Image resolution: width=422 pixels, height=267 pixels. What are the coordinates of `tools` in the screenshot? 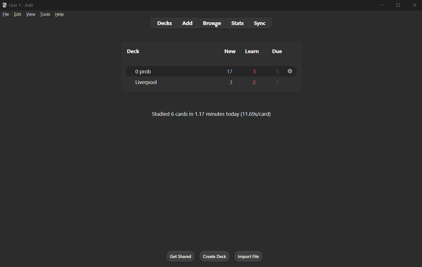 It's located at (45, 14).